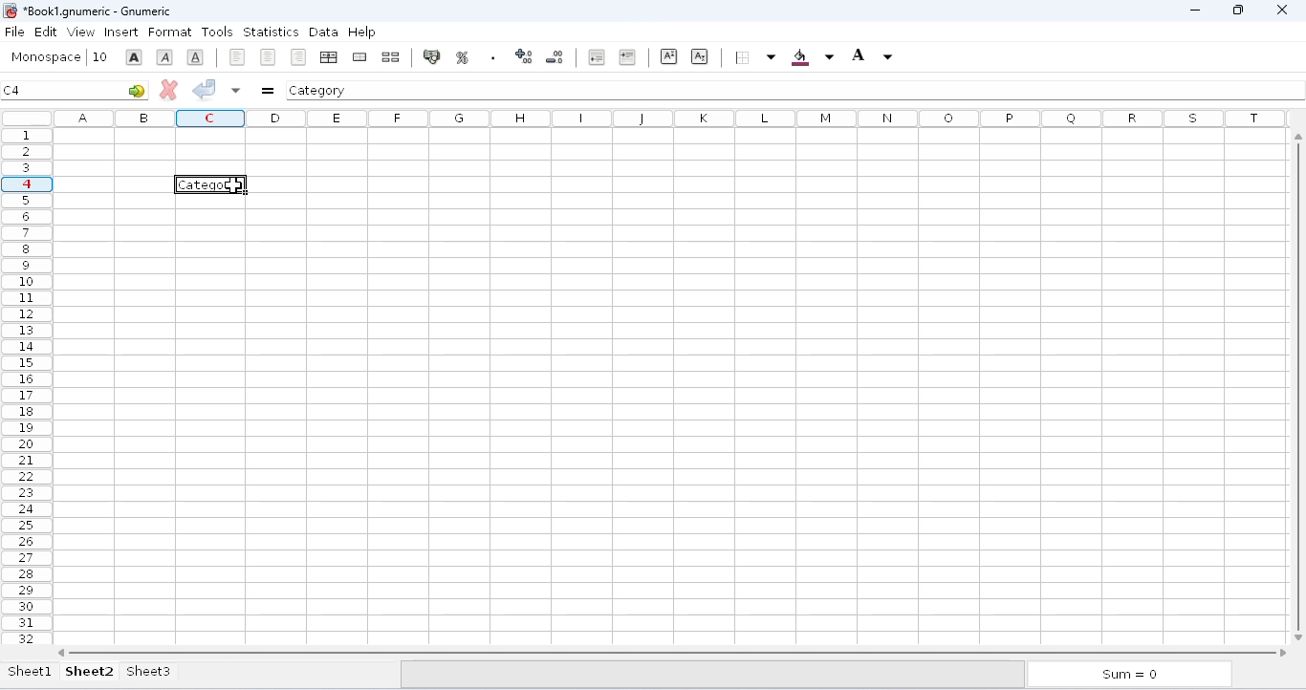 This screenshot has width=1306, height=690. I want to click on subscript, so click(699, 55).